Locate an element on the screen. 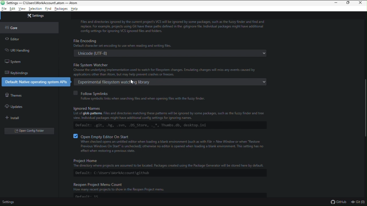 The image size is (367, 206). Minimize is located at coordinates (335, 3).